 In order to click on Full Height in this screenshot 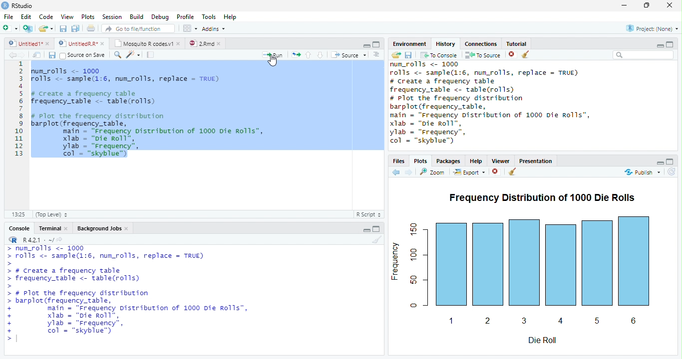, I will do `click(671, 44)`.